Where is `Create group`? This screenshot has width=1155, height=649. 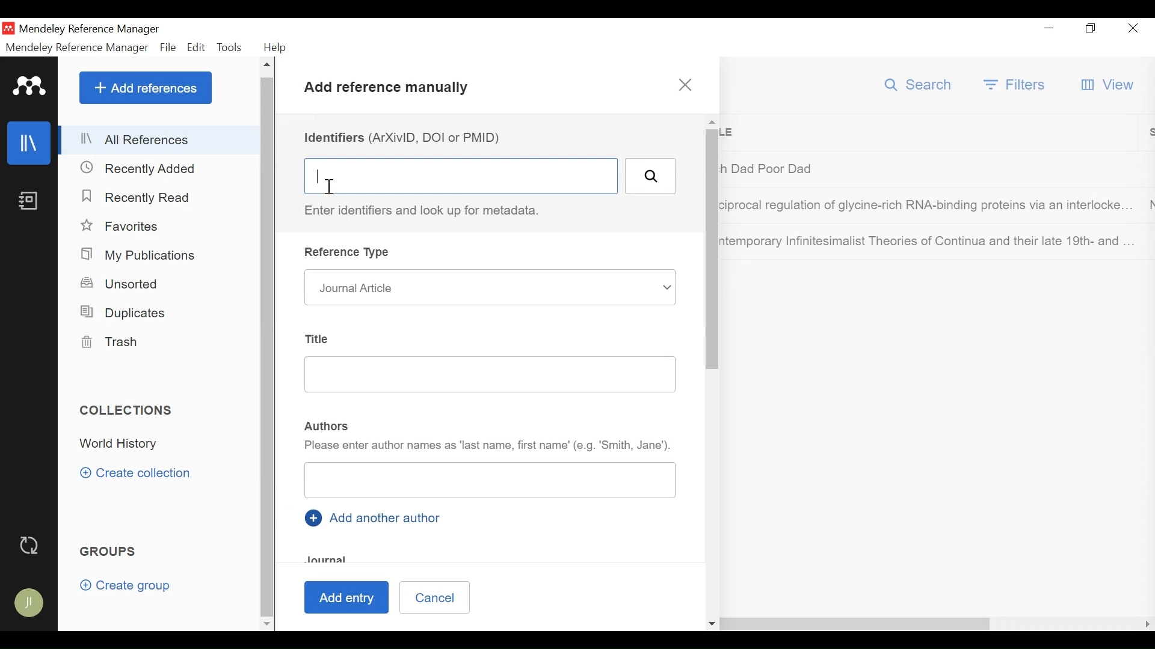 Create group is located at coordinates (128, 586).